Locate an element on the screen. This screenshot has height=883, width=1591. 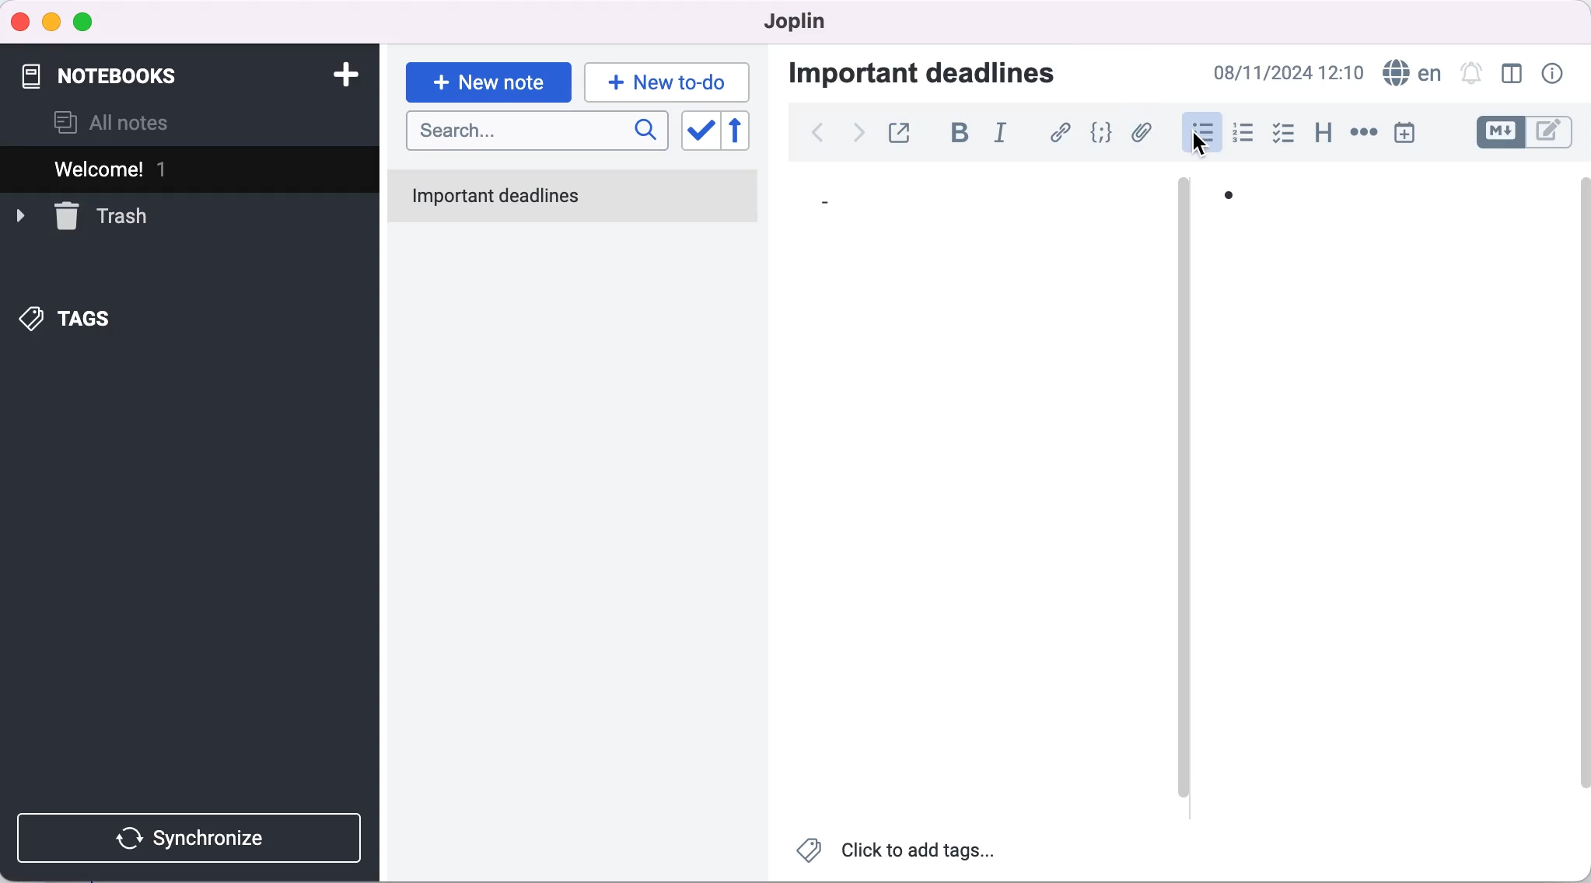
bullet 1 is located at coordinates (831, 207).